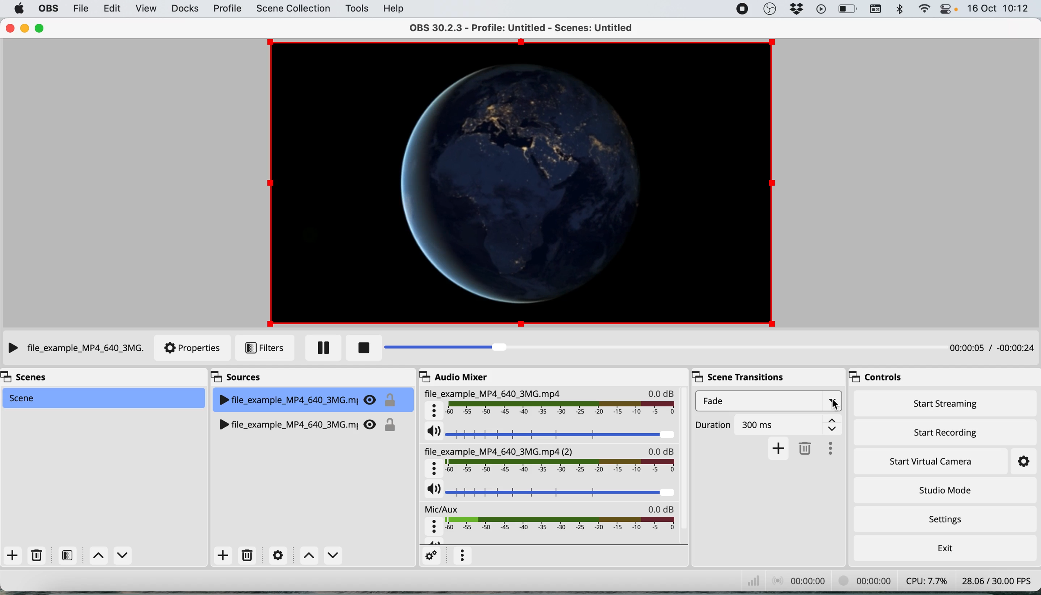 The image size is (1041, 595). Describe the element at coordinates (797, 8) in the screenshot. I see `dropbox` at that location.